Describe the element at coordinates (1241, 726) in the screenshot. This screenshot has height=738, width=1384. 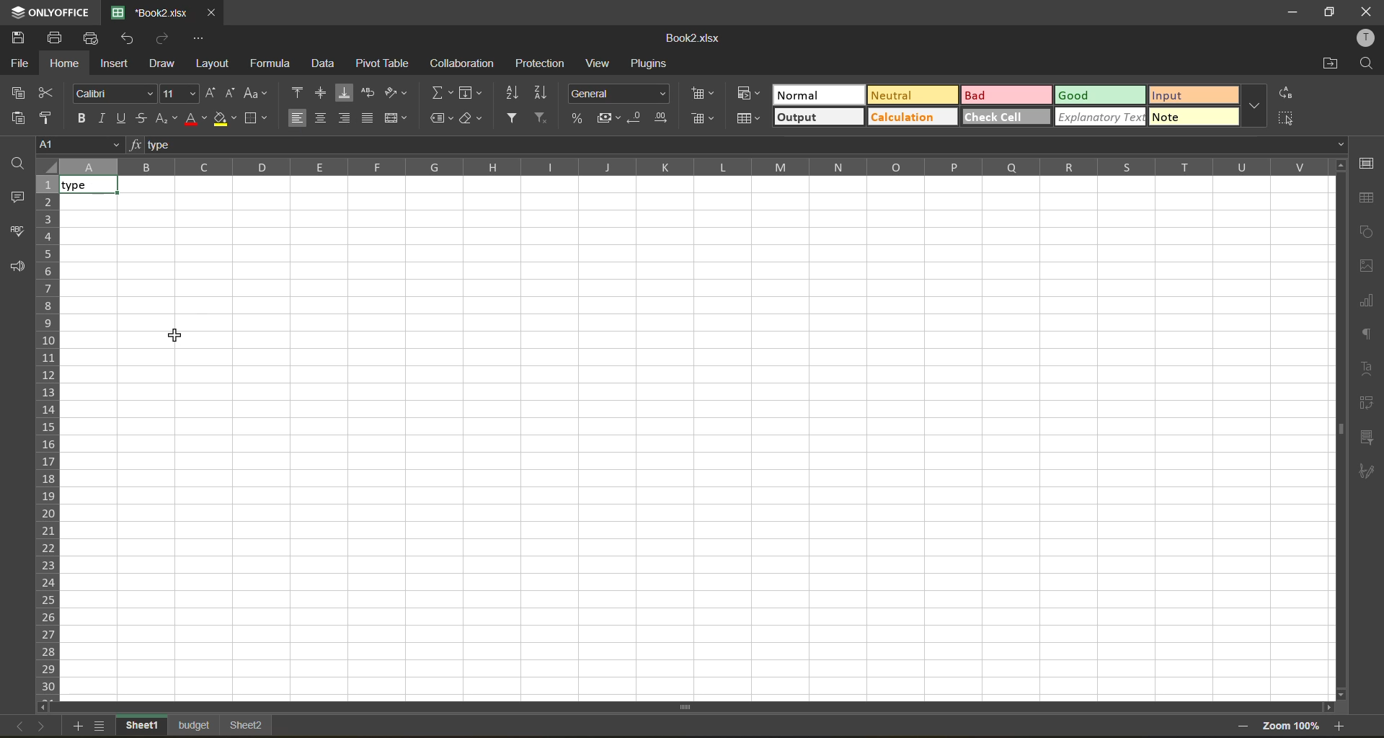
I see `zoom out` at that location.